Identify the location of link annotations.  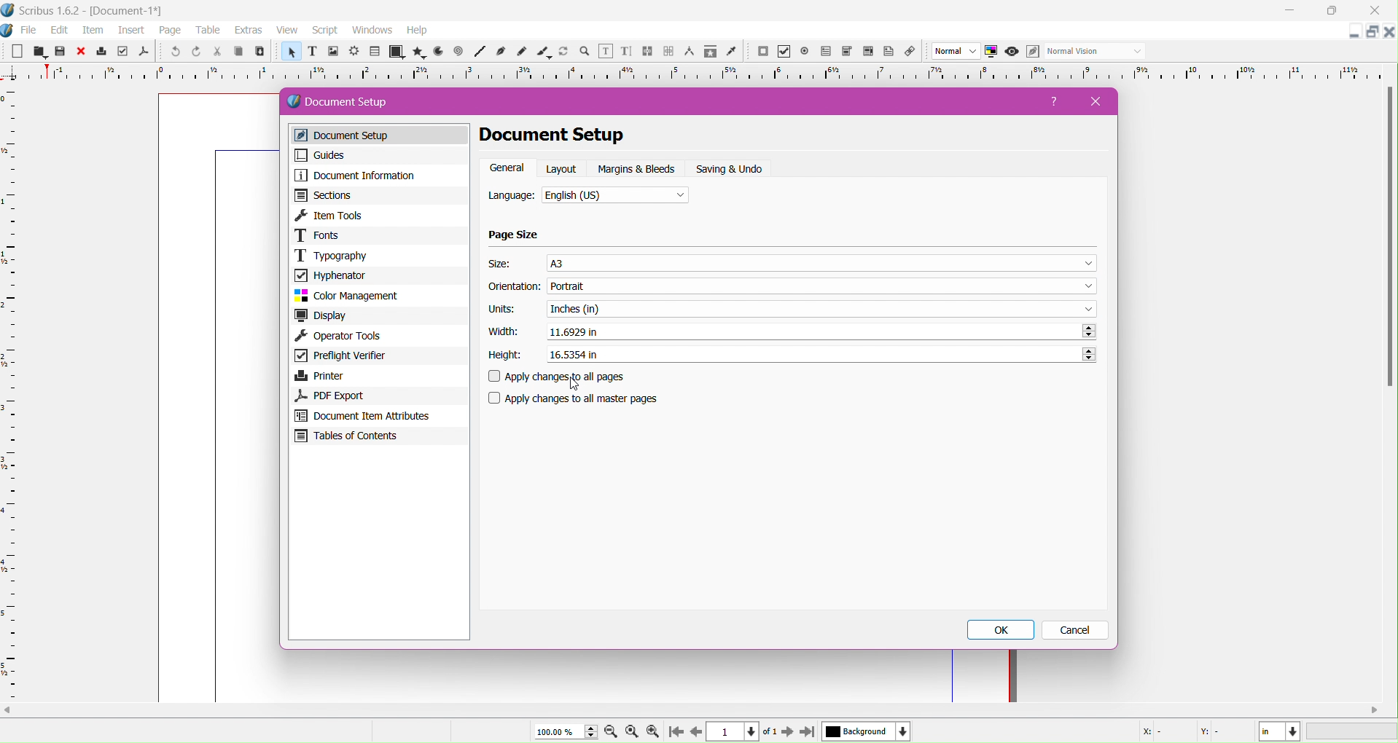
(913, 52).